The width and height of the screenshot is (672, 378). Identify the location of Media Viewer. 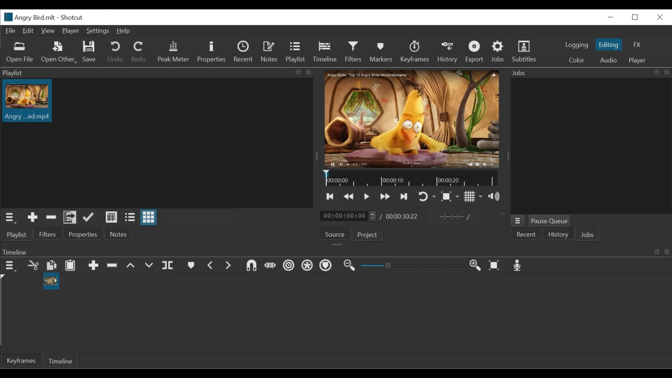
(412, 119).